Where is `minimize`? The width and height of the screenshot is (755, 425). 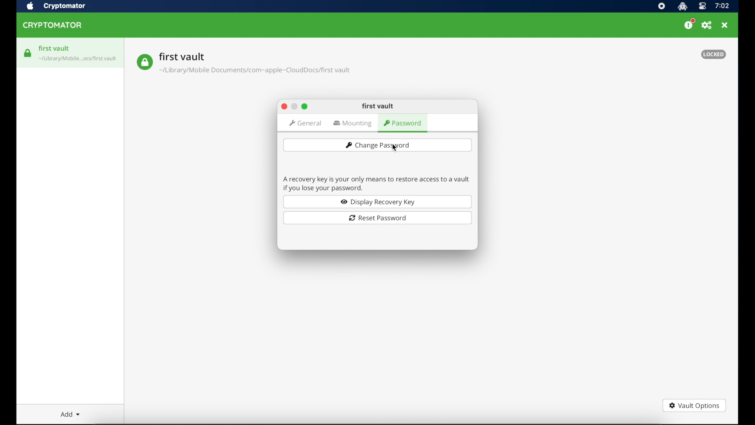 minimize is located at coordinates (294, 107).